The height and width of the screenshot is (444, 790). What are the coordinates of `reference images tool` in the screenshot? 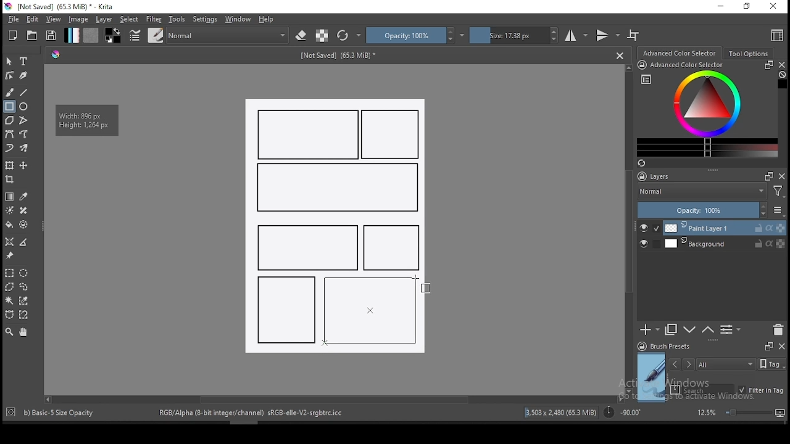 It's located at (9, 256).